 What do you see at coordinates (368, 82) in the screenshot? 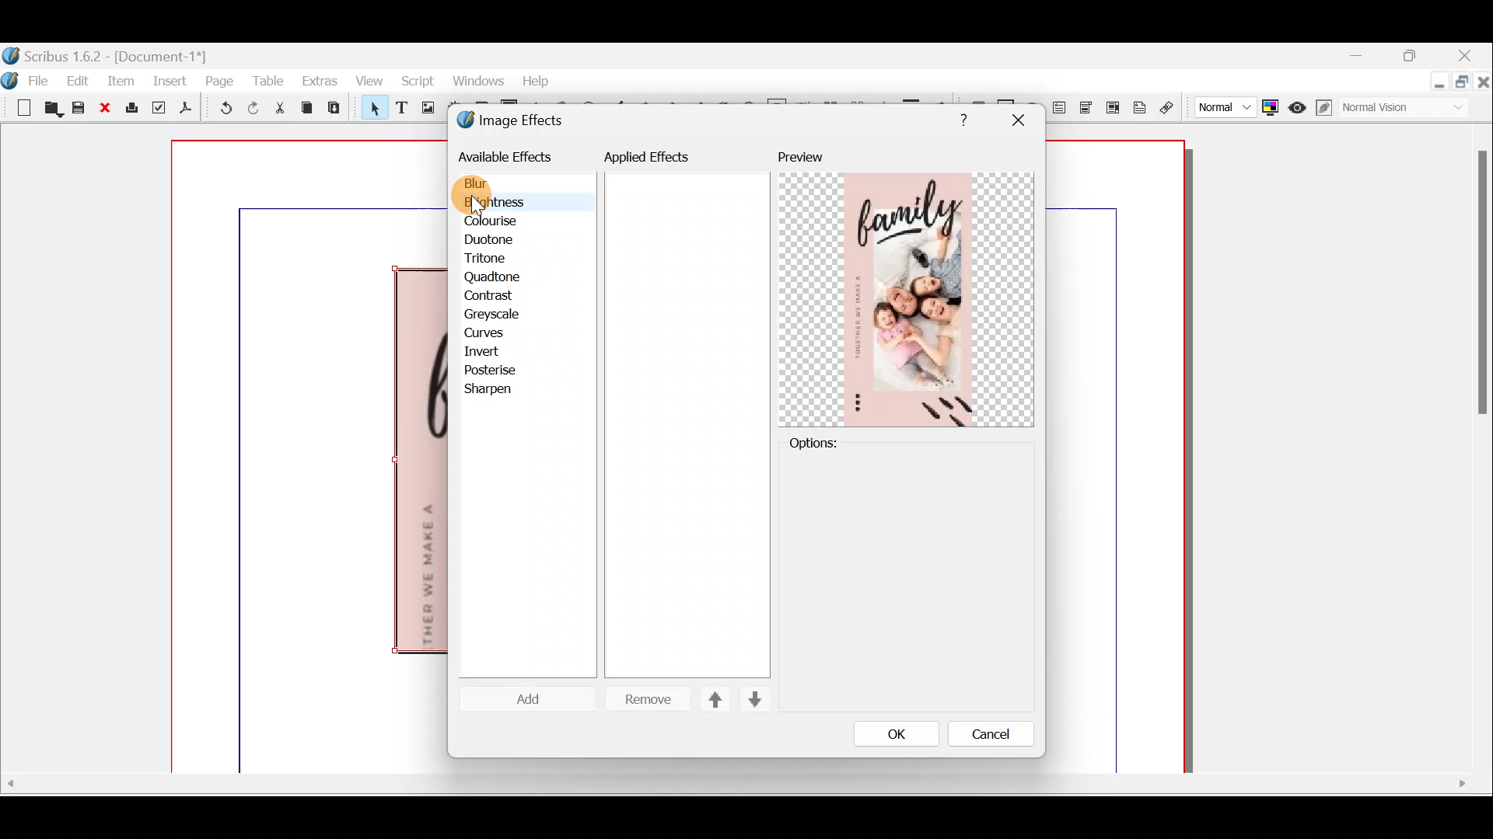
I see `View` at bounding box center [368, 82].